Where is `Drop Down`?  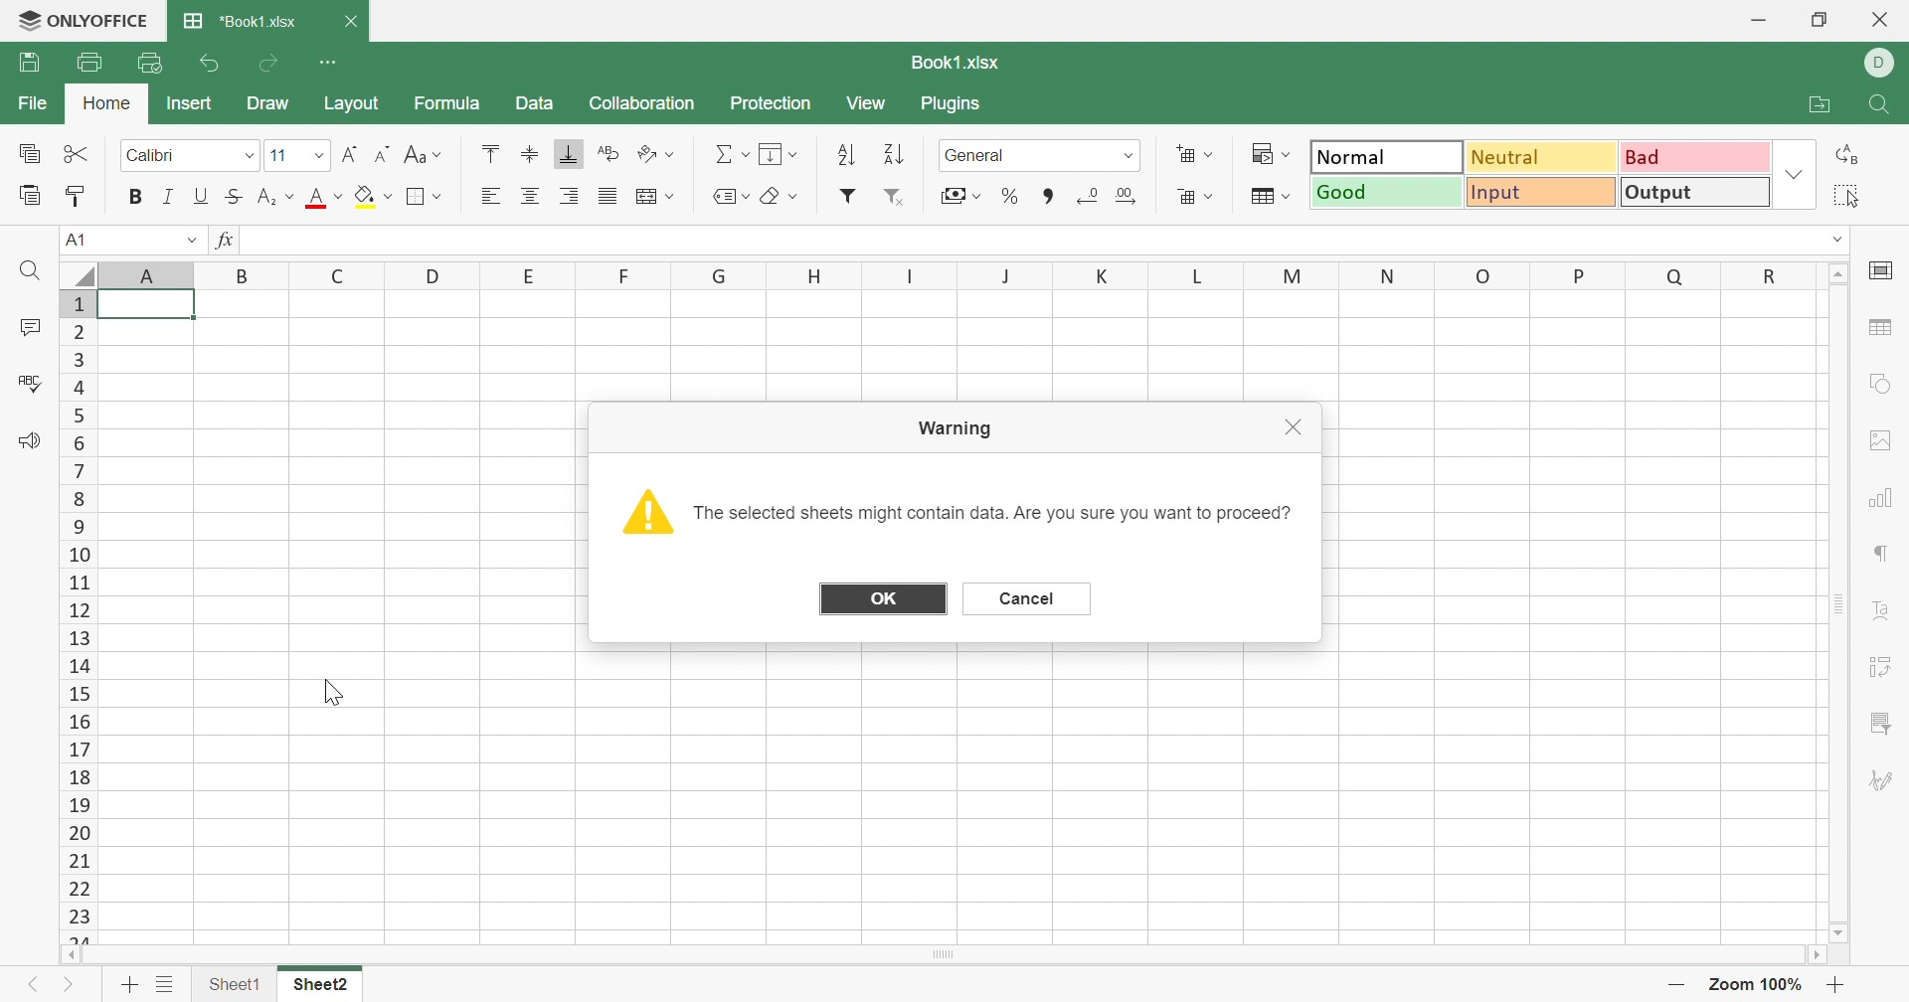 Drop Down is located at coordinates (291, 196).